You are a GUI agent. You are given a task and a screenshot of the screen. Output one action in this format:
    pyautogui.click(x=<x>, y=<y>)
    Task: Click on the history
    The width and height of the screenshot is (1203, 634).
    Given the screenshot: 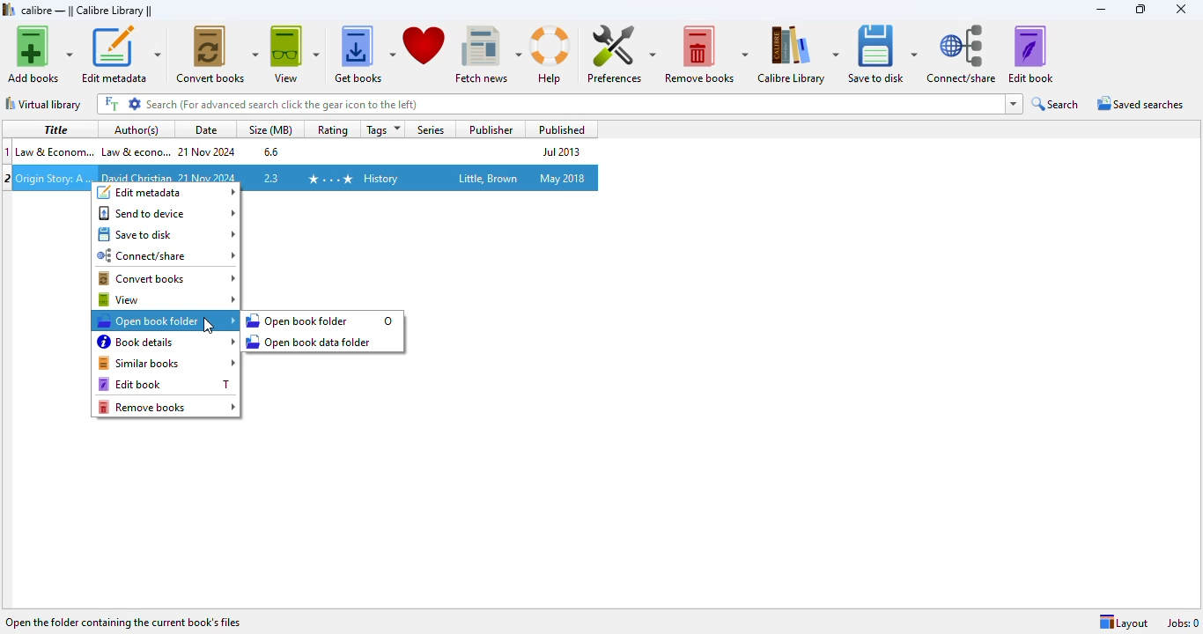 What is the action you would take?
    pyautogui.click(x=380, y=179)
    